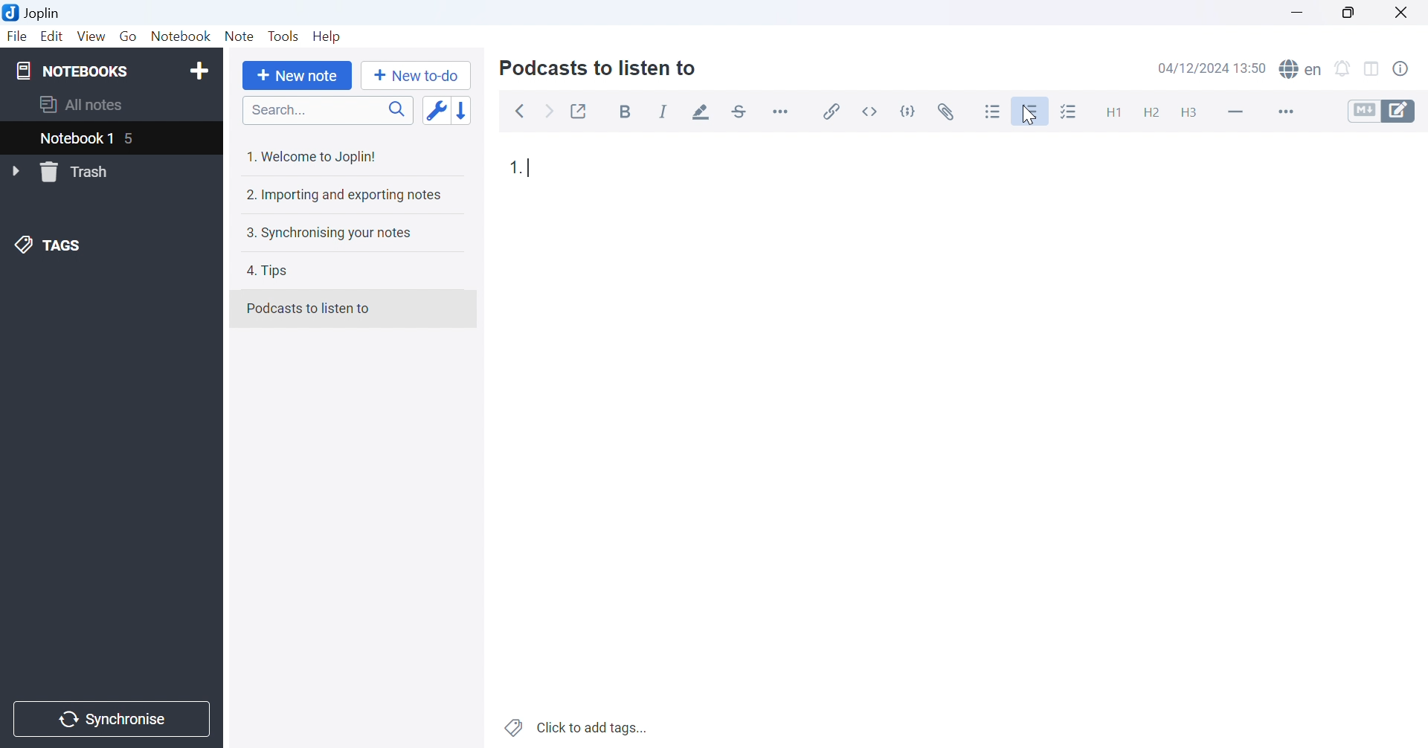  What do you see at coordinates (1387, 111) in the screenshot?
I see `Toggle editors` at bounding box center [1387, 111].